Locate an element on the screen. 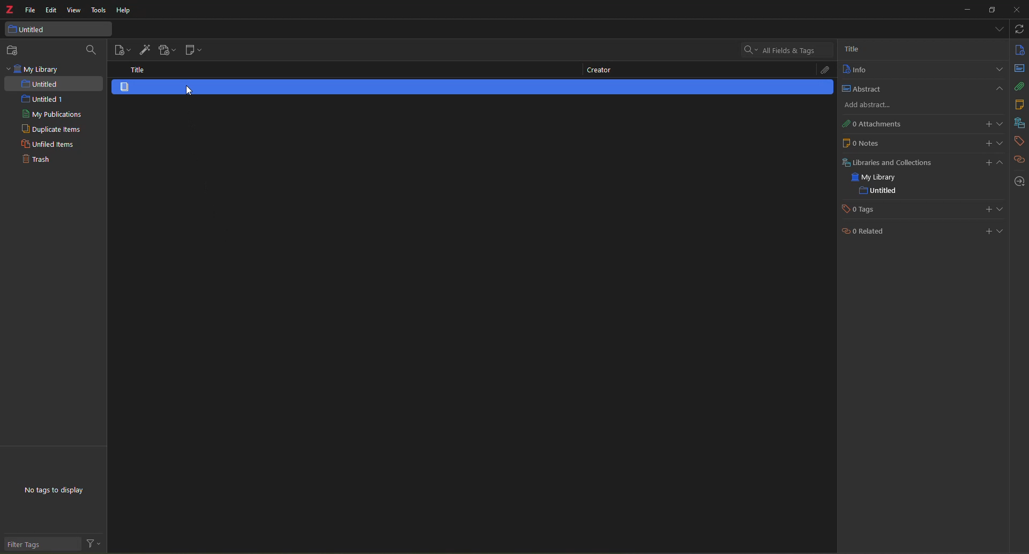 The width and height of the screenshot is (1029, 554). note is located at coordinates (861, 143).